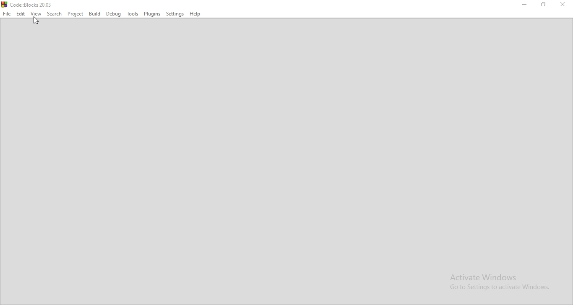  I want to click on View , so click(36, 13).